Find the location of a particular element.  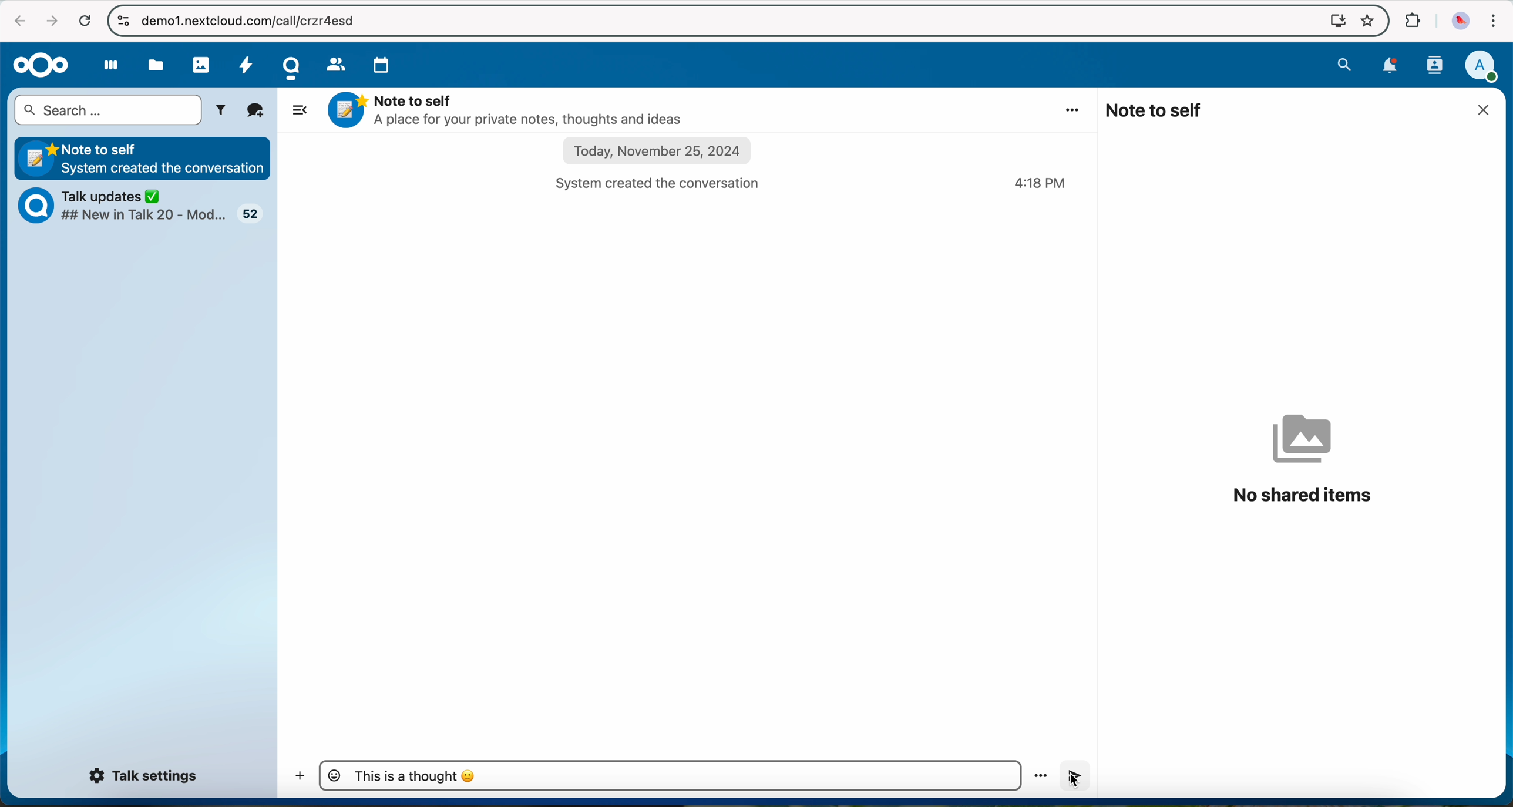

Talk updates is located at coordinates (149, 208).